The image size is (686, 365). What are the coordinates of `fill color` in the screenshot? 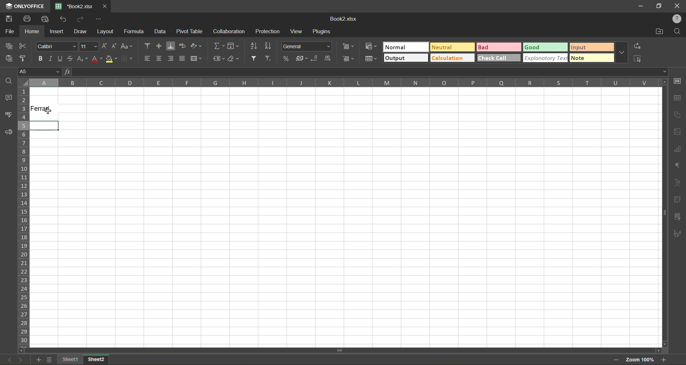 It's located at (111, 58).